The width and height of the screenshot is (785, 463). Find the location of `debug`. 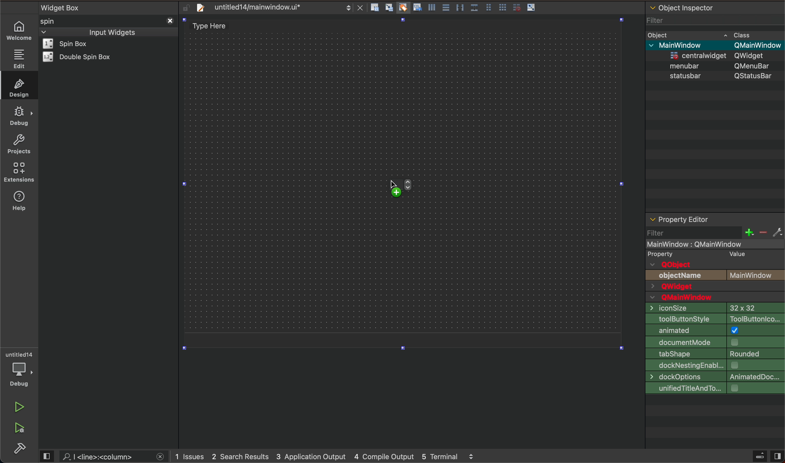

debug is located at coordinates (19, 116).